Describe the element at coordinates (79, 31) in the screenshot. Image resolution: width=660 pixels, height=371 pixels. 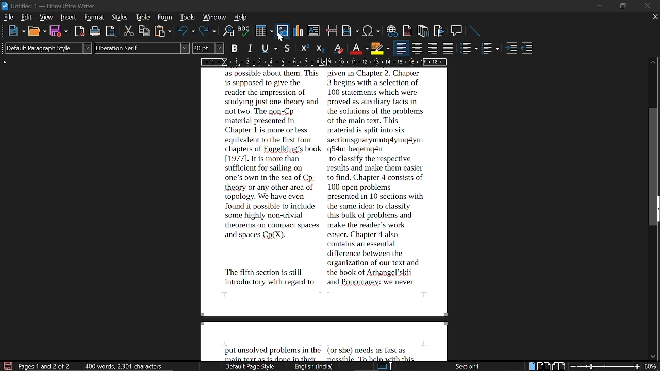
I see `export as pdf` at that location.